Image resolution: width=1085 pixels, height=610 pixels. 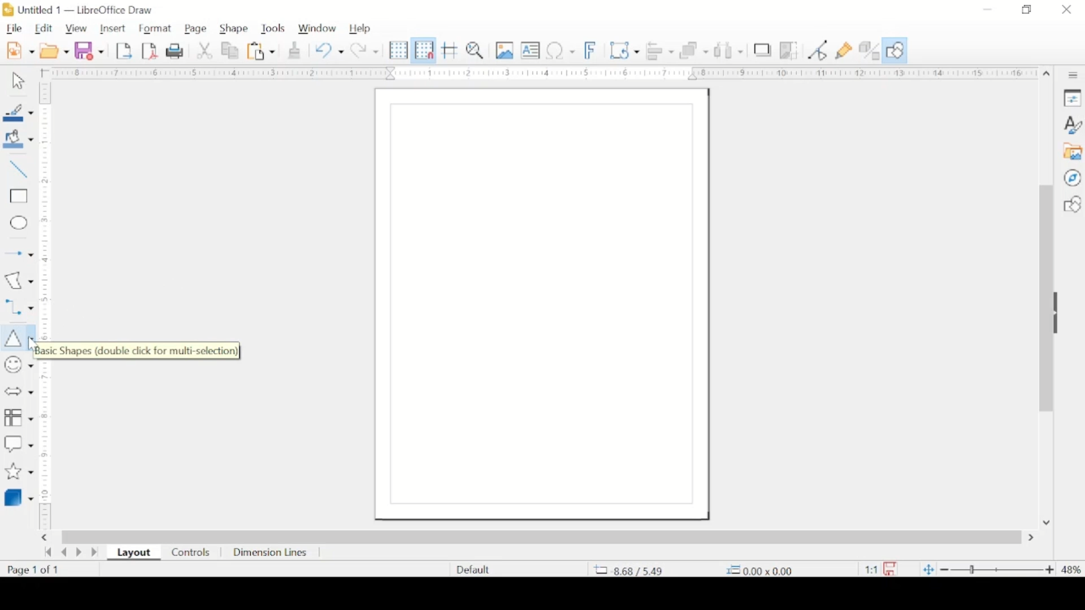 What do you see at coordinates (272, 553) in the screenshot?
I see `dimension lines` at bounding box center [272, 553].